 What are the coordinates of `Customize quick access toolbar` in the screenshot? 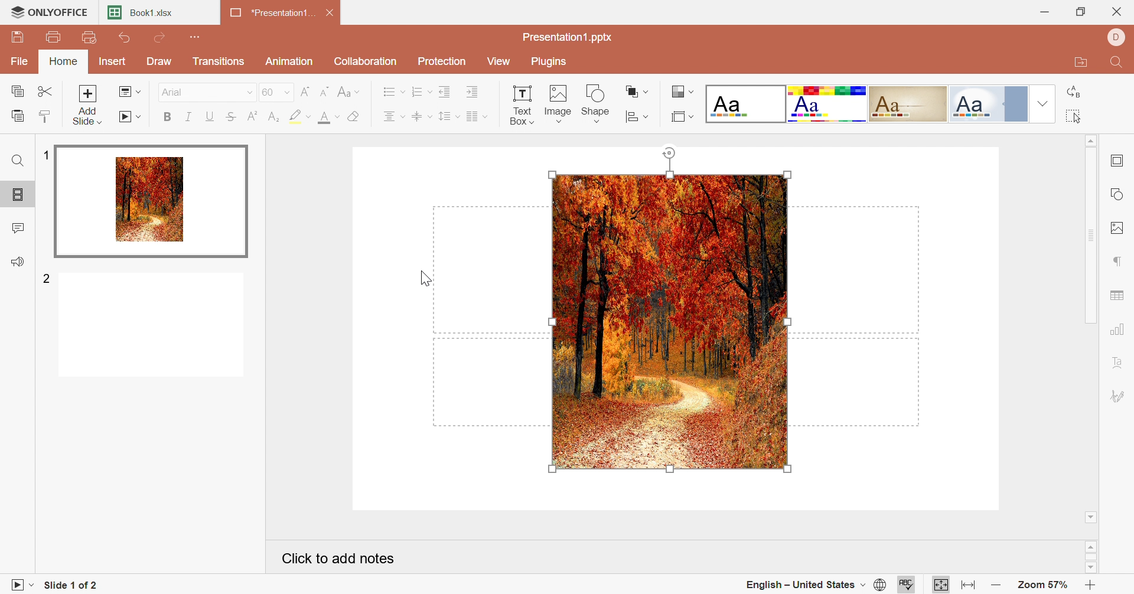 It's located at (197, 36).